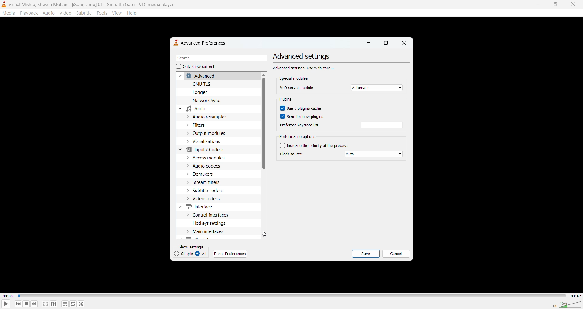 The height and width of the screenshot is (309, 583). Describe the element at coordinates (184, 254) in the screenshot. I see `simple` at that location.